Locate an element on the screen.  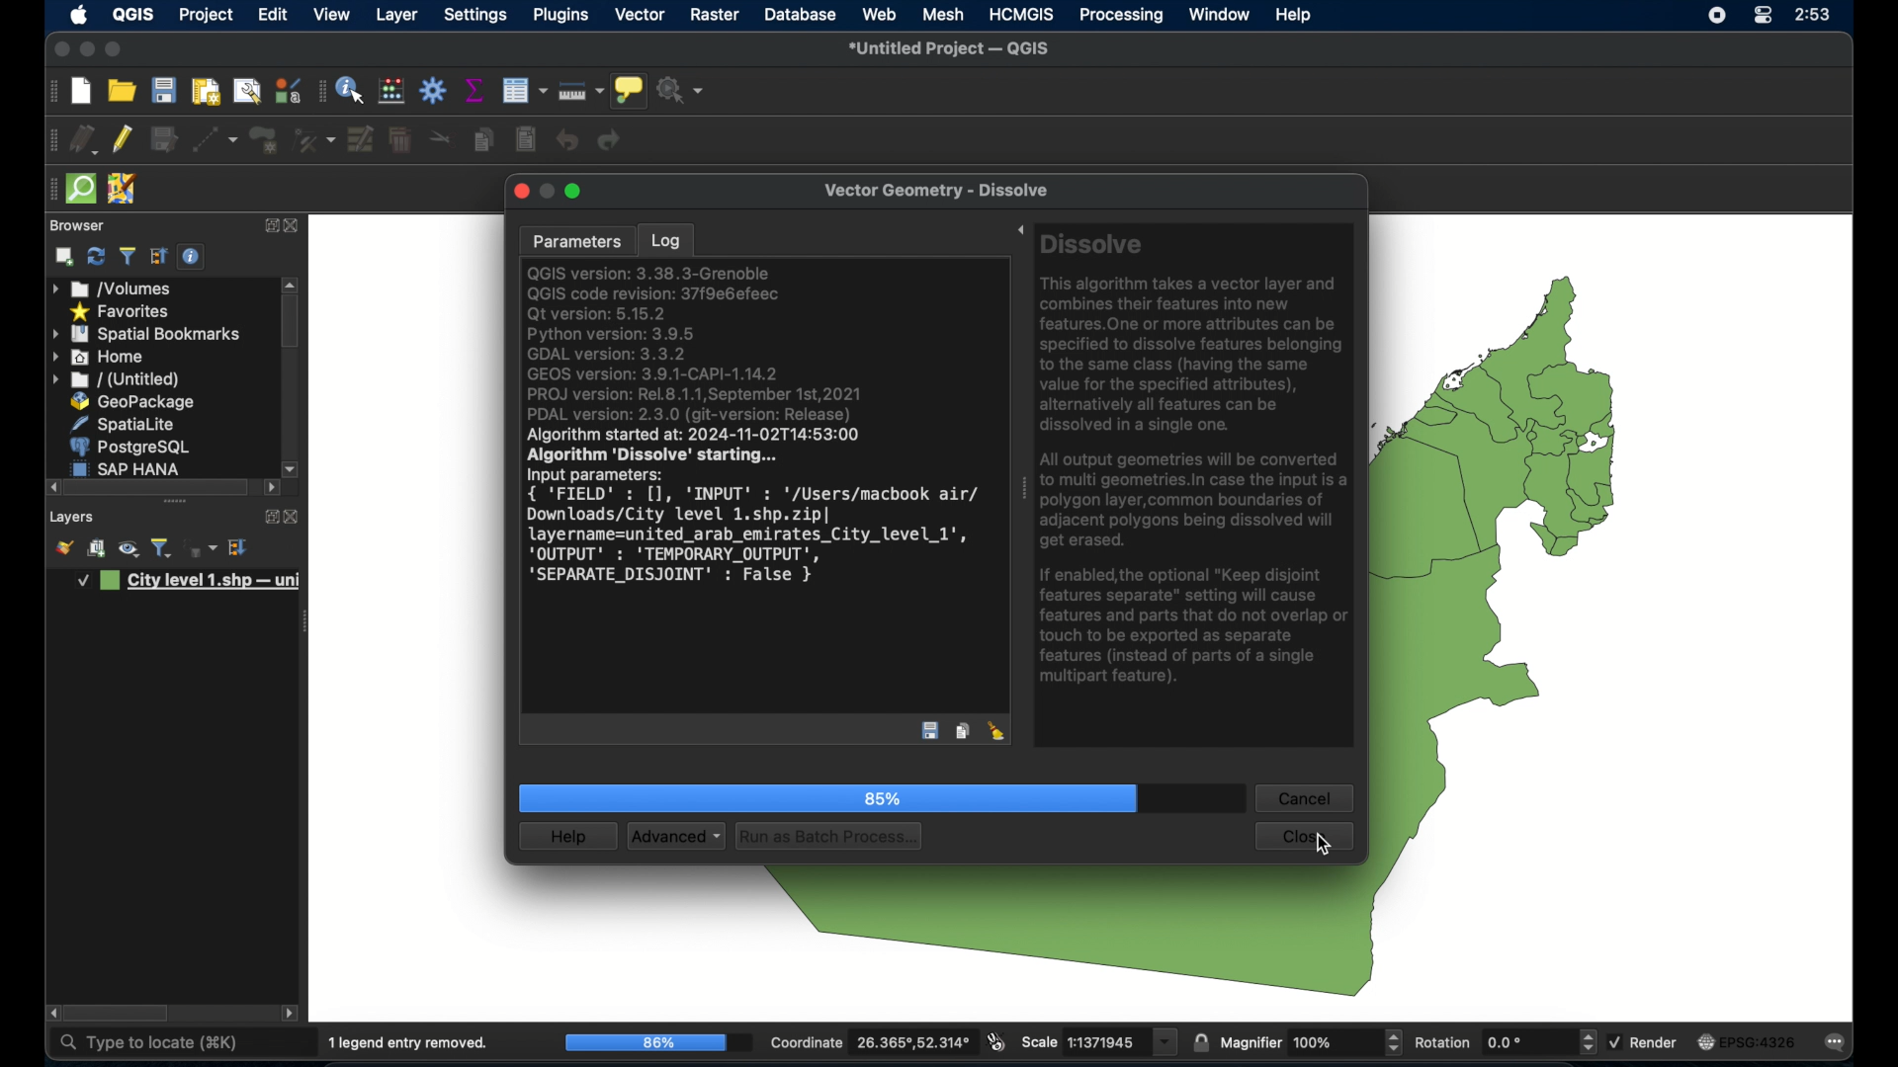
database is located at coordinates (802, 14).